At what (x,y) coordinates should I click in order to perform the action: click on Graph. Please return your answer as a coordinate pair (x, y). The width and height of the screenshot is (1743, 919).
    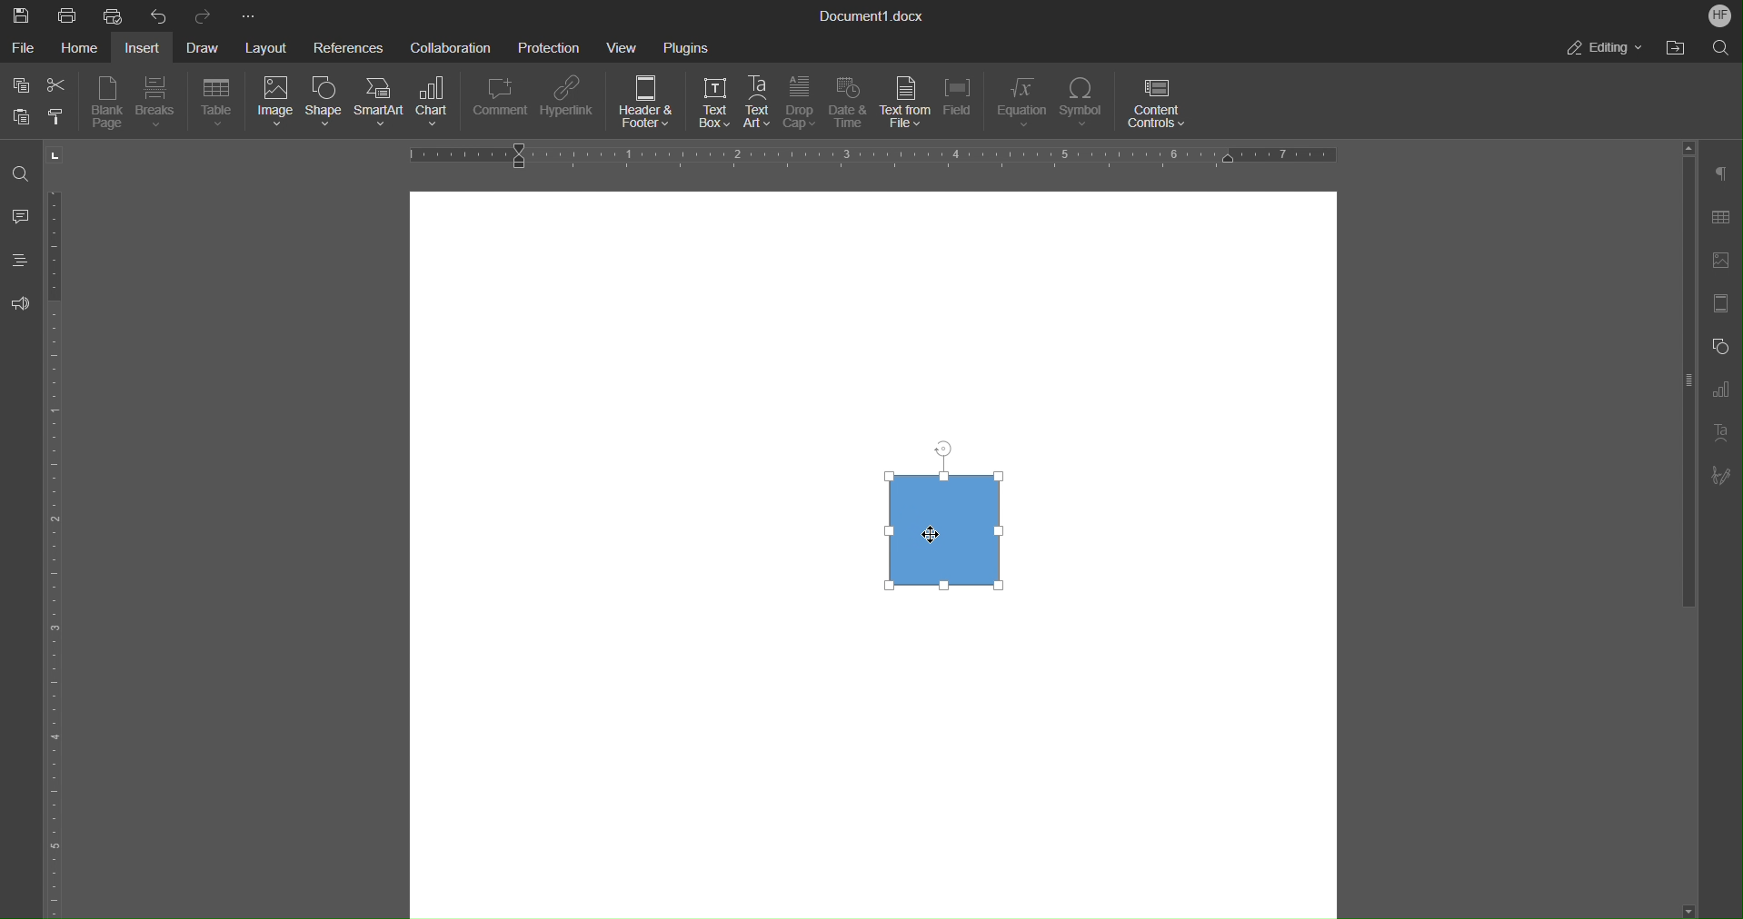
    Looking at the image, I should click on (1728, 390).